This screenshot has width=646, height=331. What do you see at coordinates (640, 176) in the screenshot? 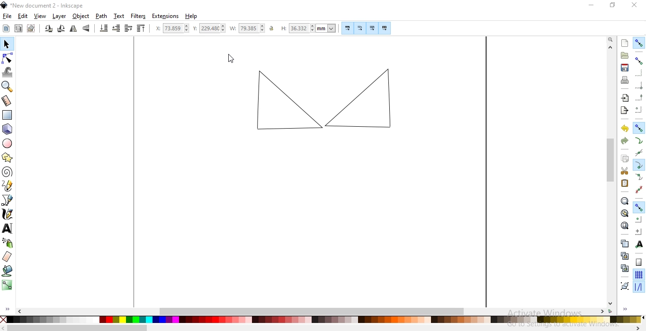
I see `snap smooth nodes` at bounding box center [640, 176].